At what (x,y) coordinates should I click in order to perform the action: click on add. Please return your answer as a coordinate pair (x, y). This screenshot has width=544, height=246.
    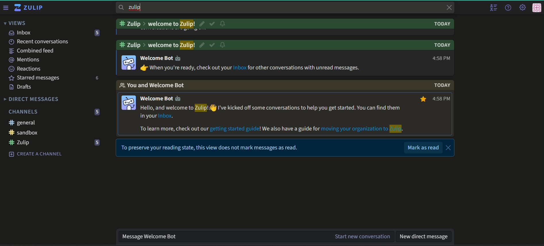
    Looking at the image, I should click on (97, 123).